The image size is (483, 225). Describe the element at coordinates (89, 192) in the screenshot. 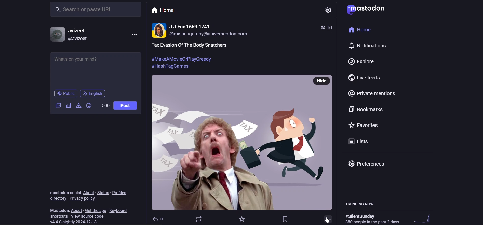

I see `about` at that location.